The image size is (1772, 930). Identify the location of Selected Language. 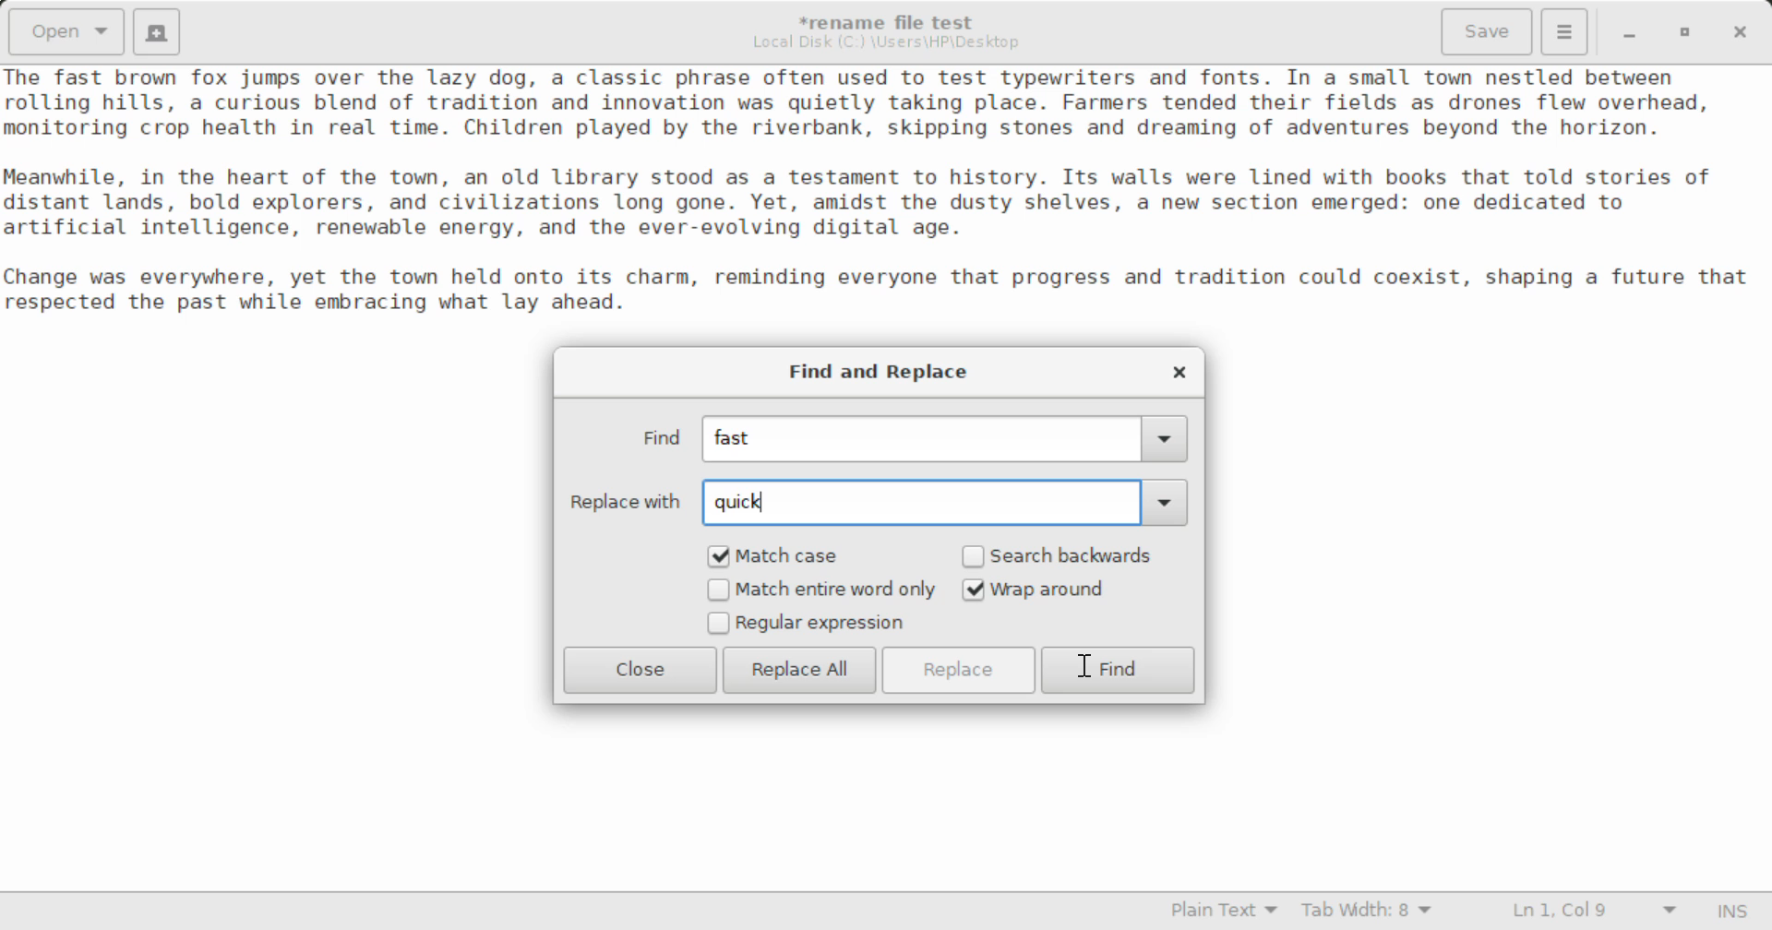
(1214, 912).